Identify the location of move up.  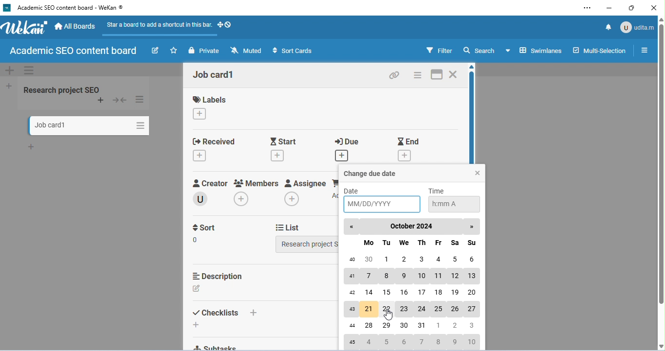
(661, 19).